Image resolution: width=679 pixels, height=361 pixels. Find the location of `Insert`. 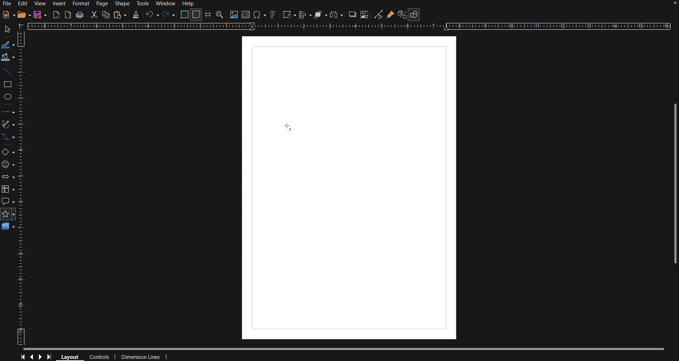

Insert is located at coordinates (59, 4).